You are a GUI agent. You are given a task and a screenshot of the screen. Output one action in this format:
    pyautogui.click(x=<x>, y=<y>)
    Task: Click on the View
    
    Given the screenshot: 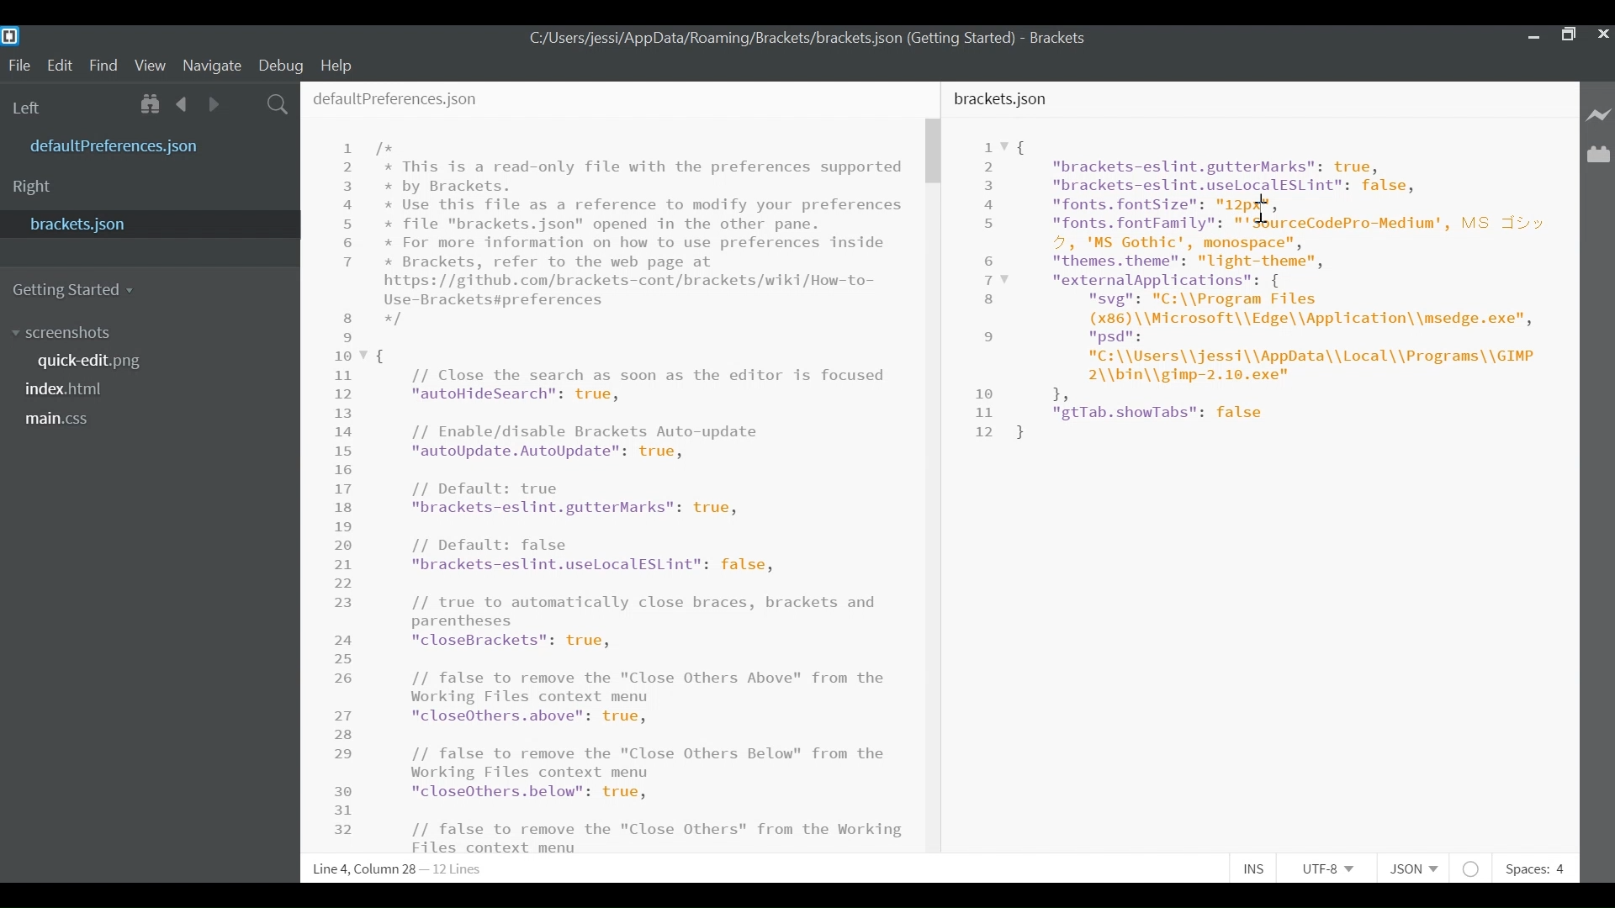 What is the action you would take?
    pyautogui.click(x=151, y=66)
    